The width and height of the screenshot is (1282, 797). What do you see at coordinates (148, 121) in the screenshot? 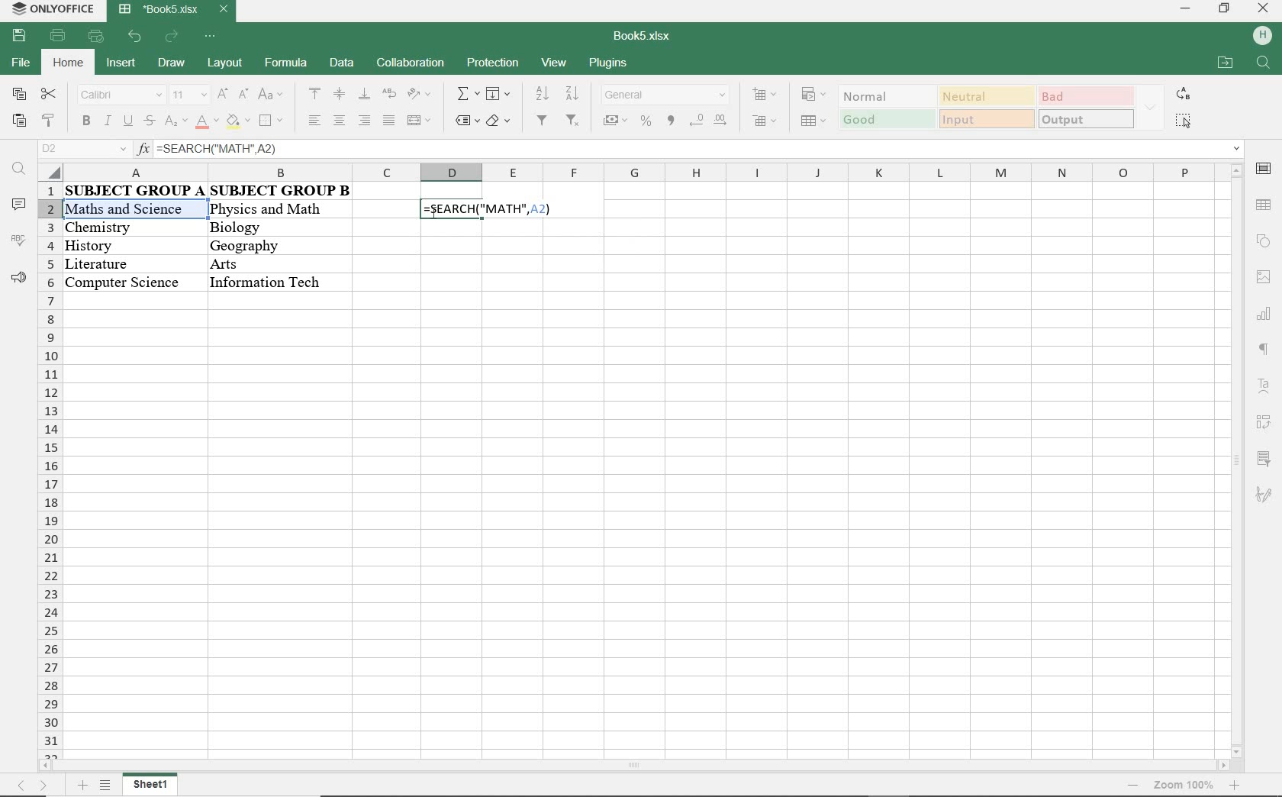
I see `strikethrough` at bounding box center [148, 121].